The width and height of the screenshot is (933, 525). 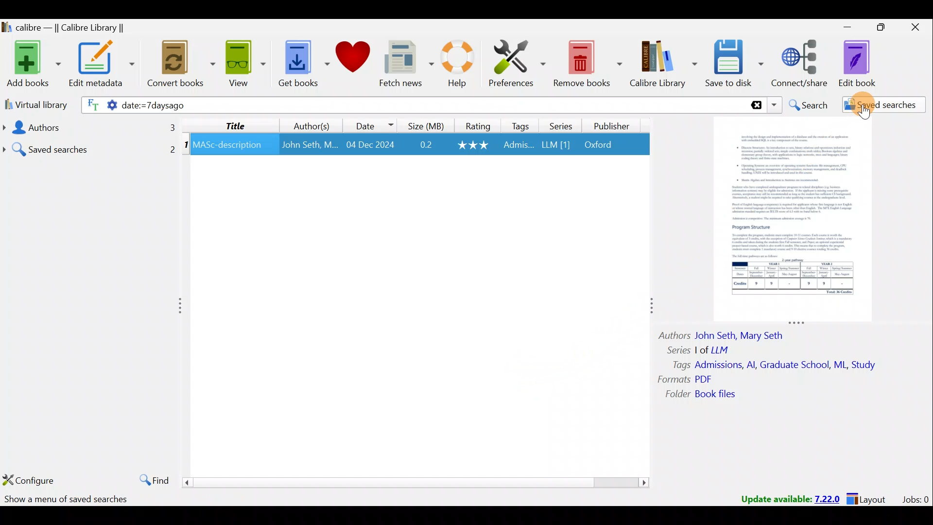 What do you see at coordinates (426, 145) in the screenshot?
I see `0.2` at bounding box center [426, 145].